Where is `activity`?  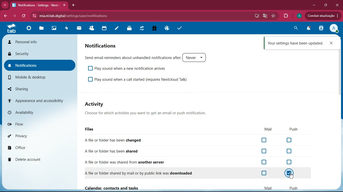
activity is located at coordinates (321, 28).